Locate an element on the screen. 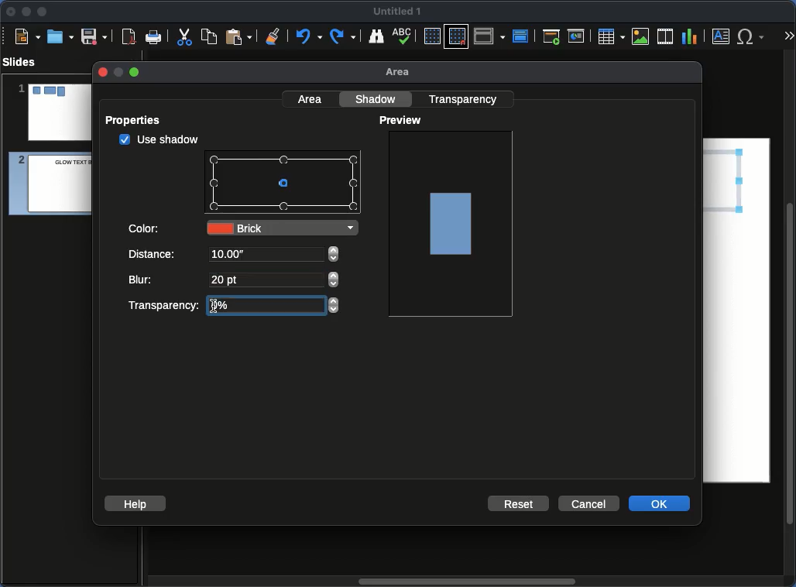  Master slide is located at coordinates (523, 36).